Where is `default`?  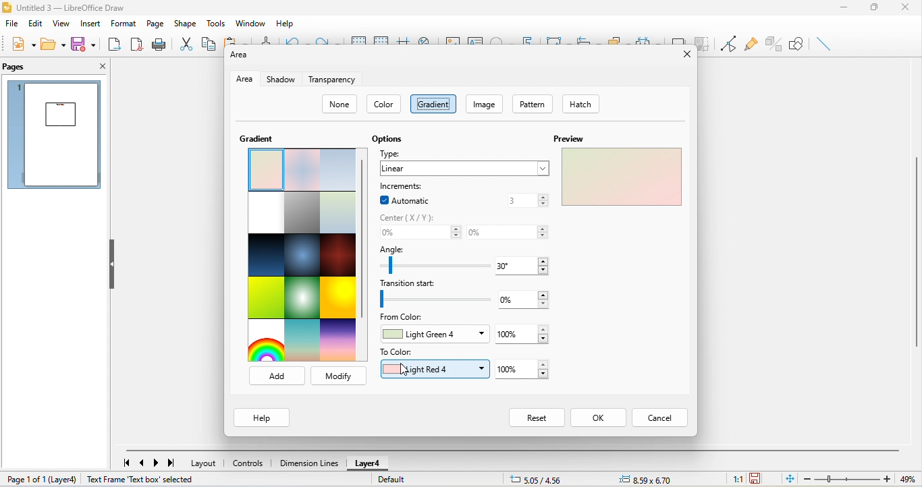
default is located at coordinates (409, 482).